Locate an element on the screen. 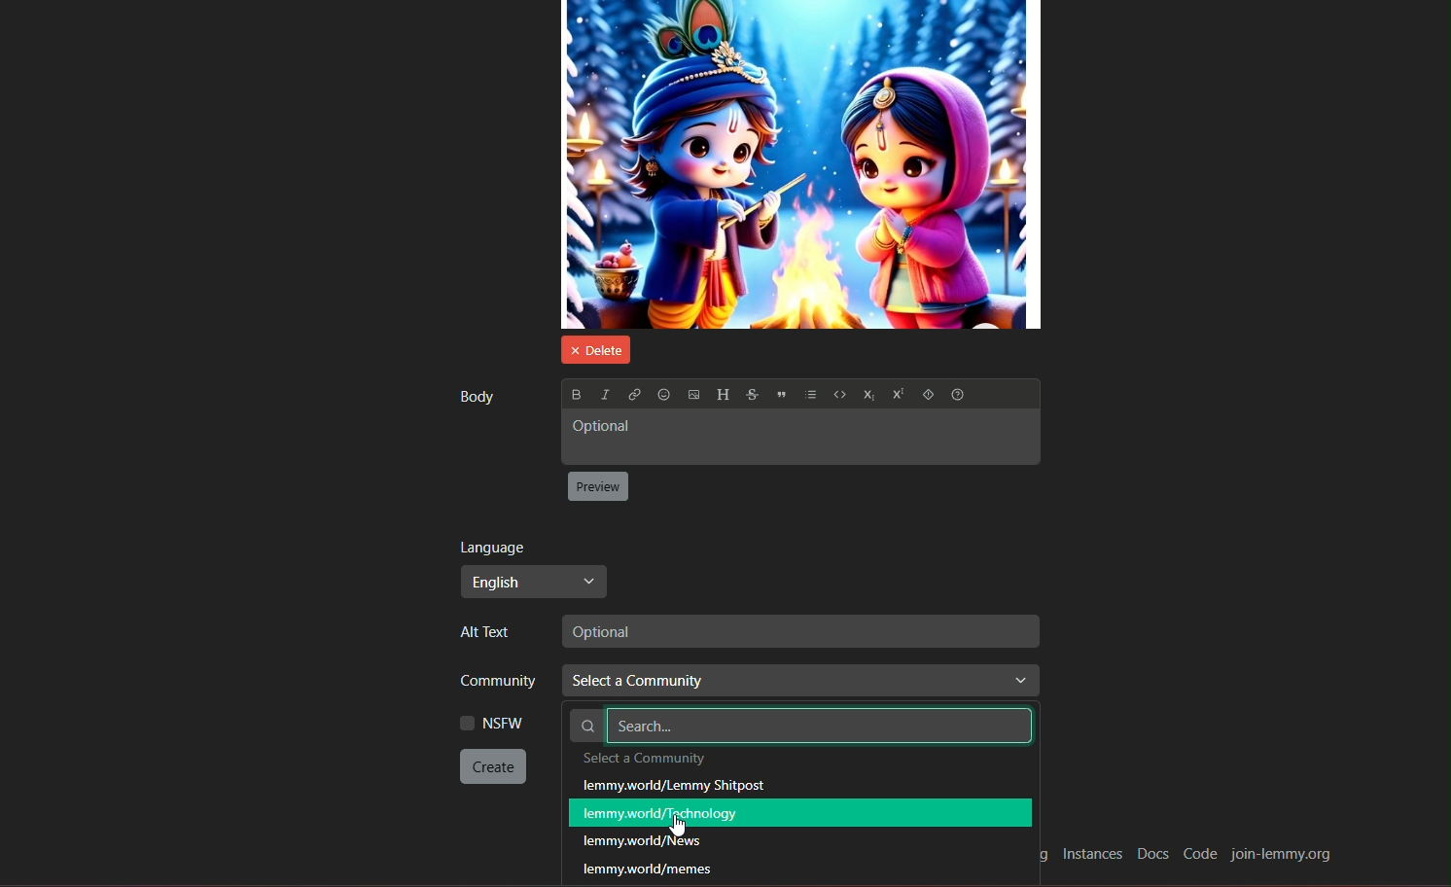  bold is located at coordinates (575, 394).